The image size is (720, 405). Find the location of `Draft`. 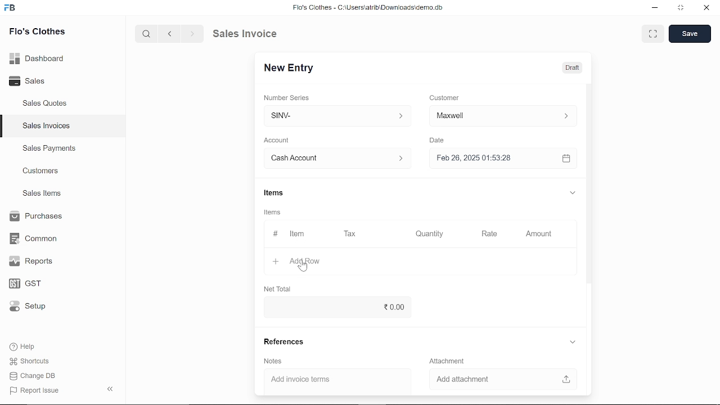

Draft is located at coordinates (566, 67).